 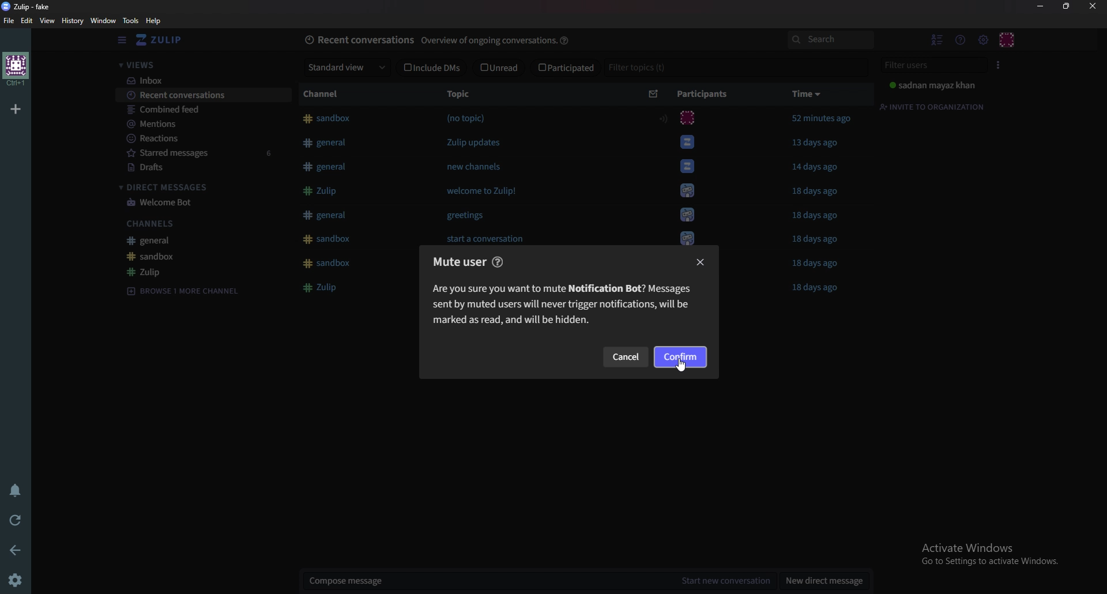 What do you see at coordinates (18, 579) in the screenshot?
I see `settings` at bounding box center [18, 579].